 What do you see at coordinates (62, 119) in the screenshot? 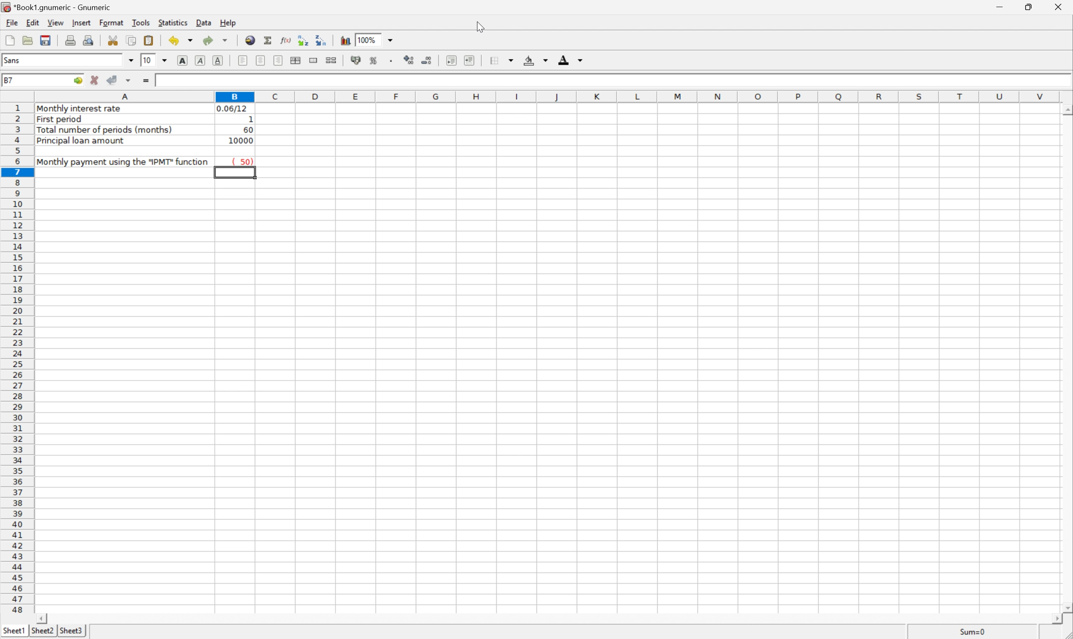
I see `First period` at bounding box center [62, 119].